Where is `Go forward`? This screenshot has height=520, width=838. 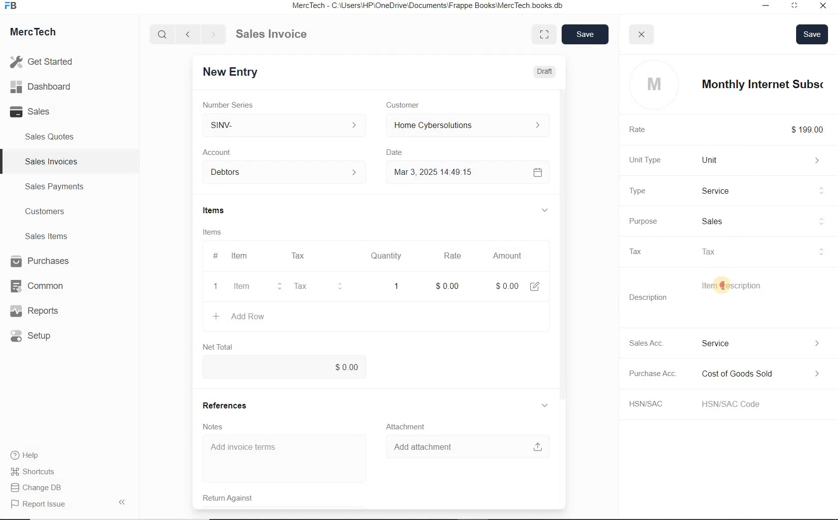 Go forward is located at coordinates (213, 34).